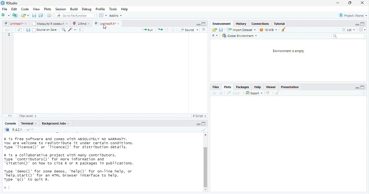 This screenshot has height=194, width=369. Describe the element at coordinates (227, 88) in the screenshot. I see `Plots` at that location.